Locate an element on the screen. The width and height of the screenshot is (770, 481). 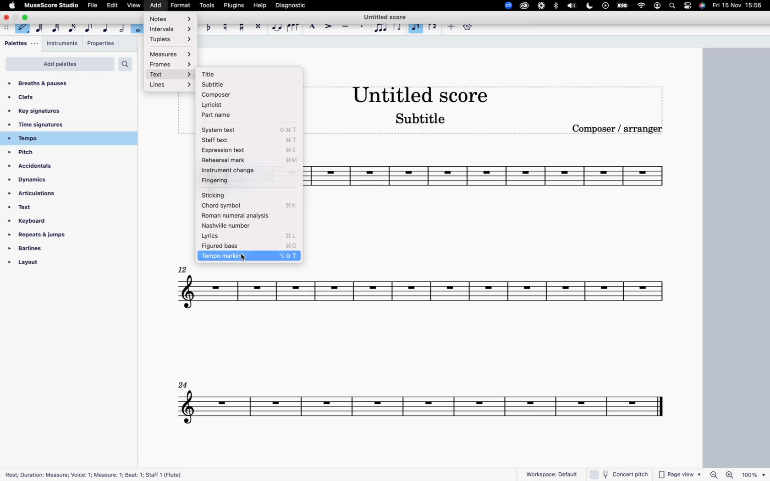
expression text is located at coordinates (251, 149).